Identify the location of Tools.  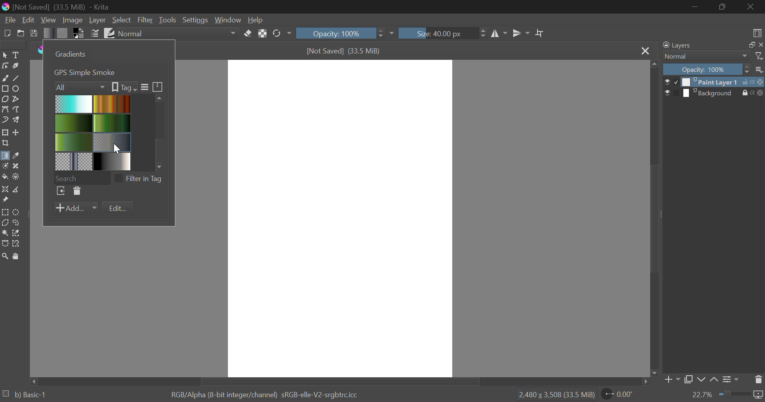
(167, 20).